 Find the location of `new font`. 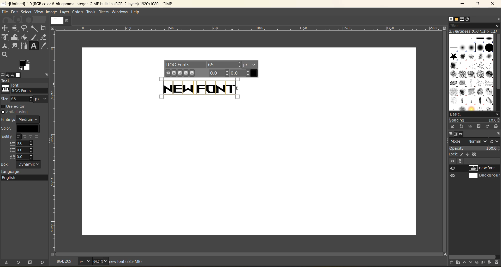

new font is located at coordinates (484, 168).